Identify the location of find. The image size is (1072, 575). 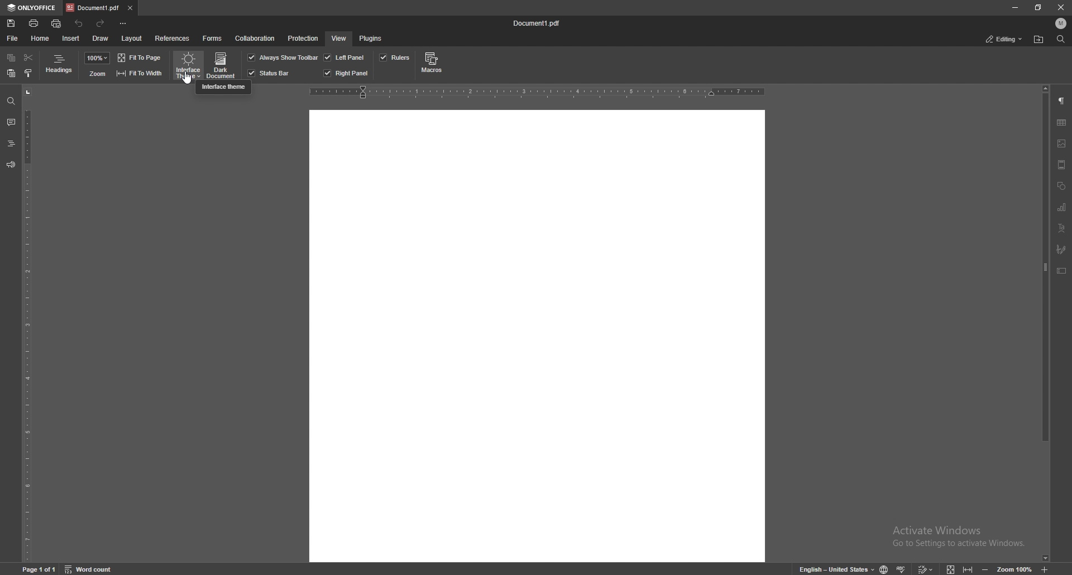
(11, 101).